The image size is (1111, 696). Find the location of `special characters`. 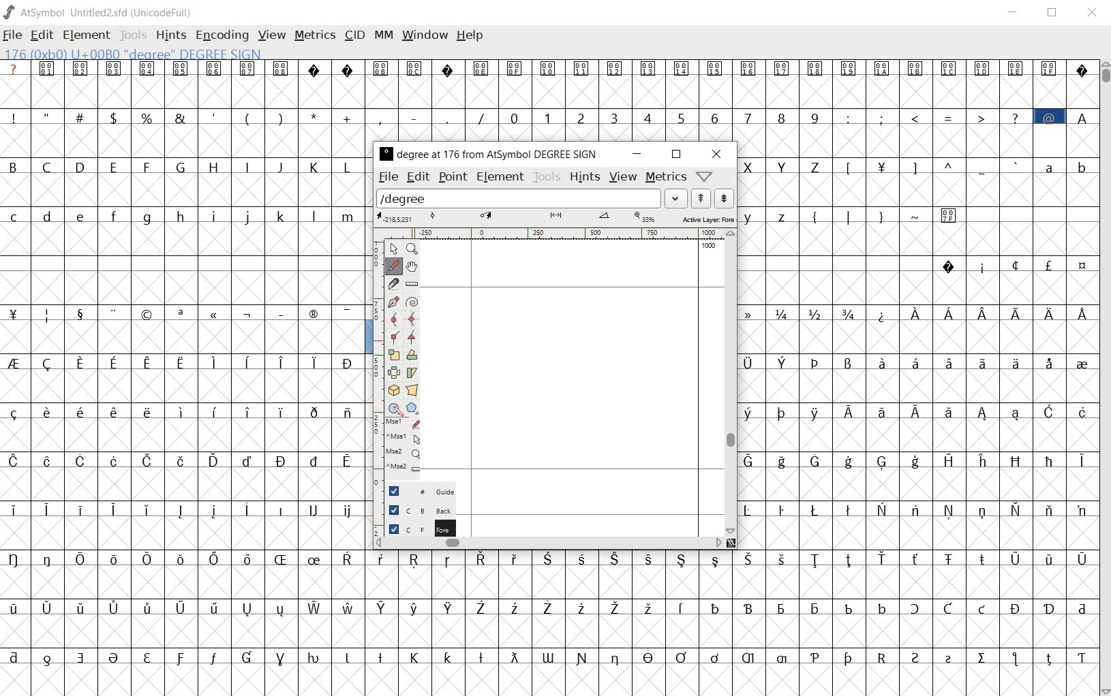

special characters is located at coordinates (246, 116).